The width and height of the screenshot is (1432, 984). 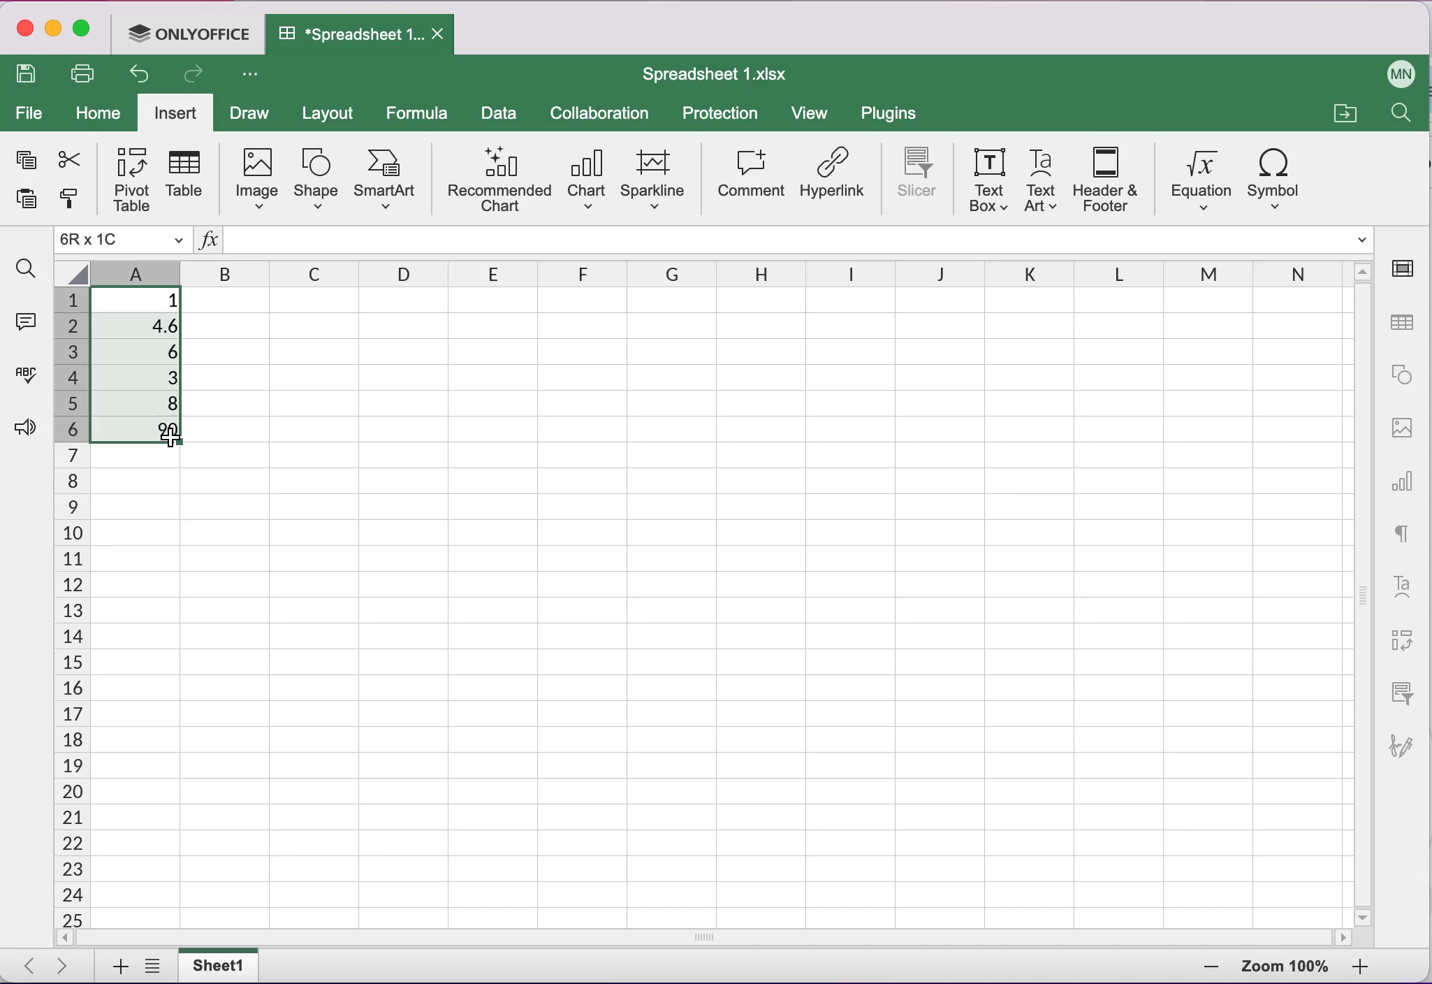 What do you see at coordinates (1278, 178) in the screenshot?
I see `symbol` at bounding box center [1278, 178].